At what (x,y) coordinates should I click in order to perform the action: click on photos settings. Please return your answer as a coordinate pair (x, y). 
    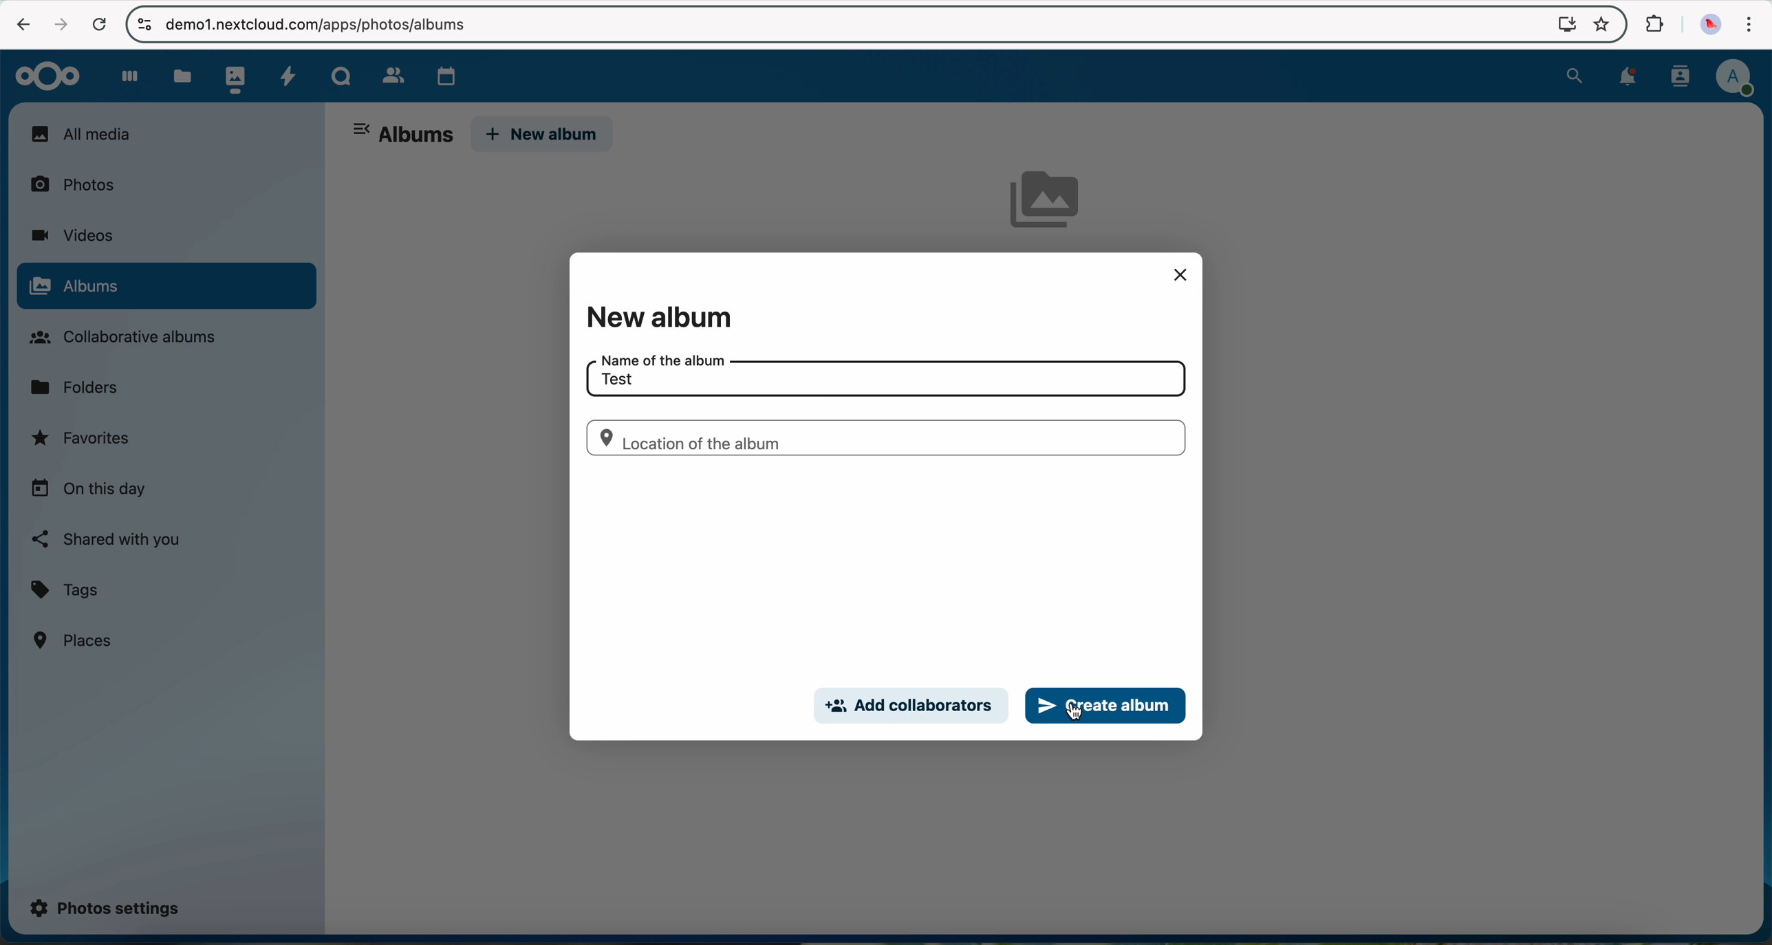
    Looking at the image, I should click on (106, 906).